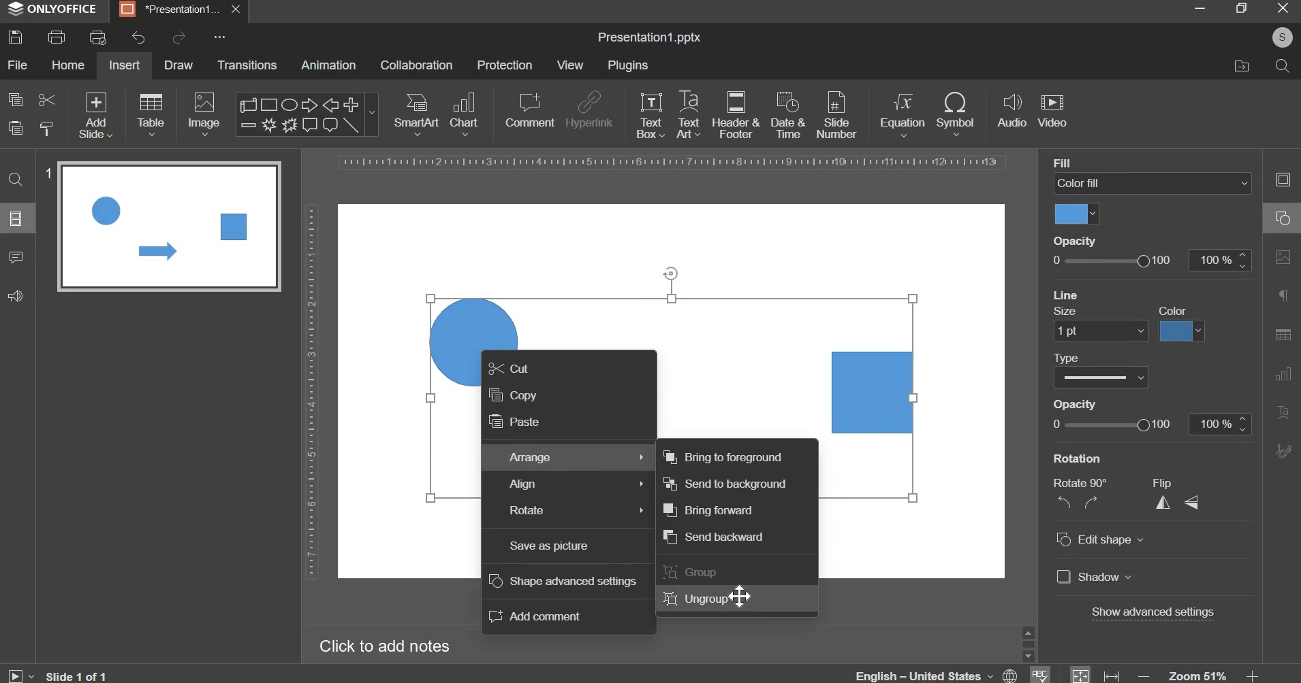 The image size is (1301, 683). What do you see at coordinates (17, 65) in the screenshot?
I see `file` at bounding box center [17, 65].